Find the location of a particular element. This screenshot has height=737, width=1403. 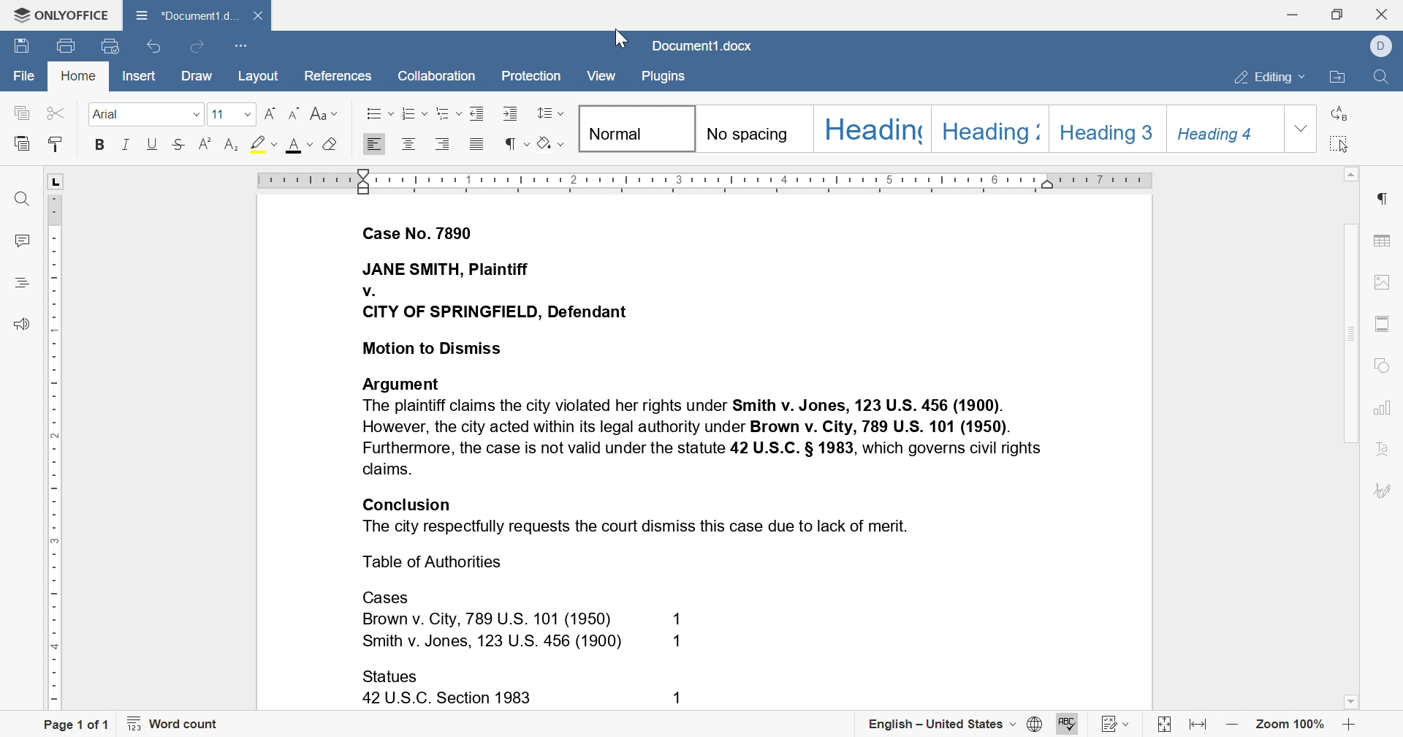

page 1 of 1 is located at coordinates (82, 724).